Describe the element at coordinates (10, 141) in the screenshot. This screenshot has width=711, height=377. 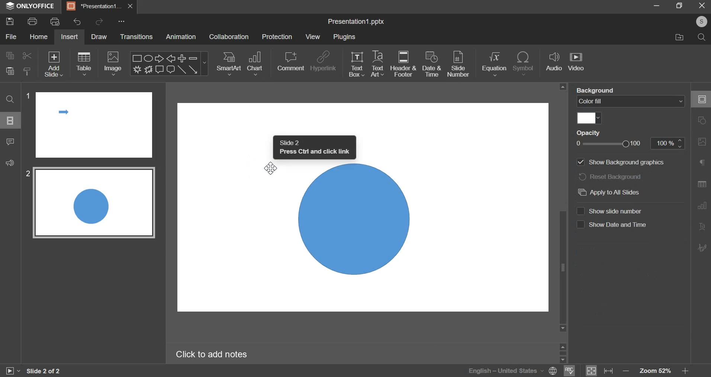
I see `comment` at that location.